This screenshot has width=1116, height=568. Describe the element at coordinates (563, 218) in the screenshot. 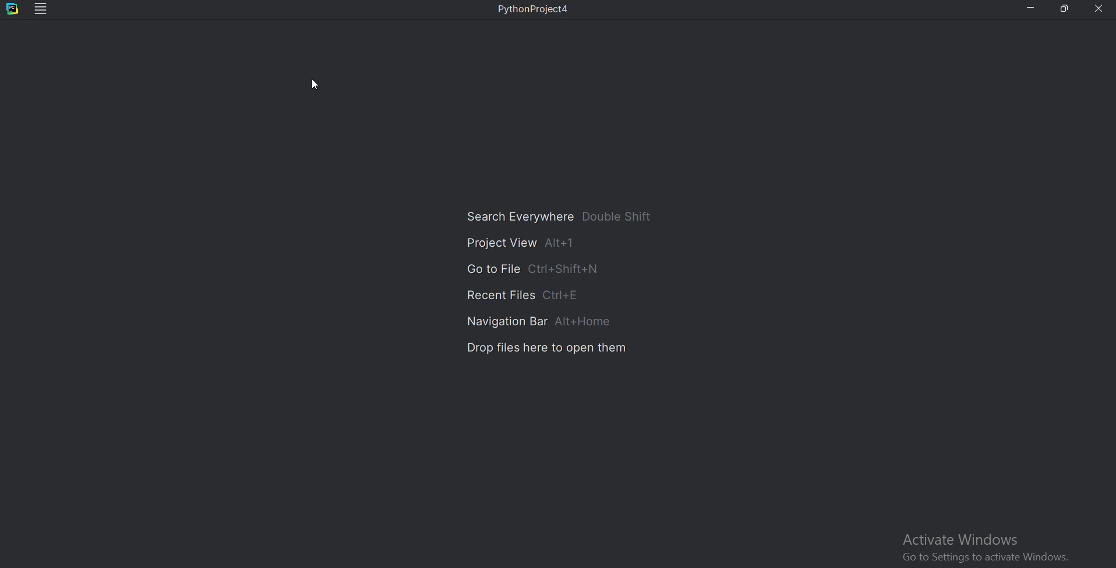

I see `Search Everywhere` at that location.